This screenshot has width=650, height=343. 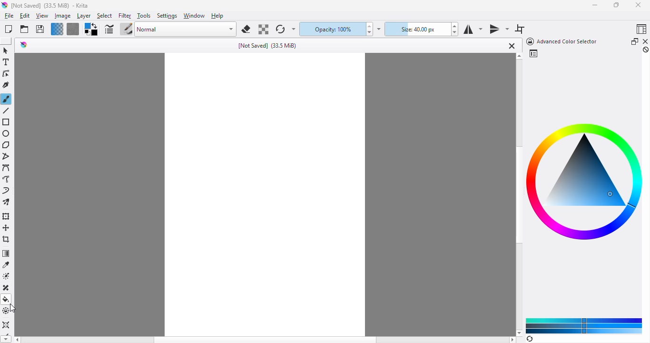 I want to click on choose brush preset, so click(x=126, y=29).